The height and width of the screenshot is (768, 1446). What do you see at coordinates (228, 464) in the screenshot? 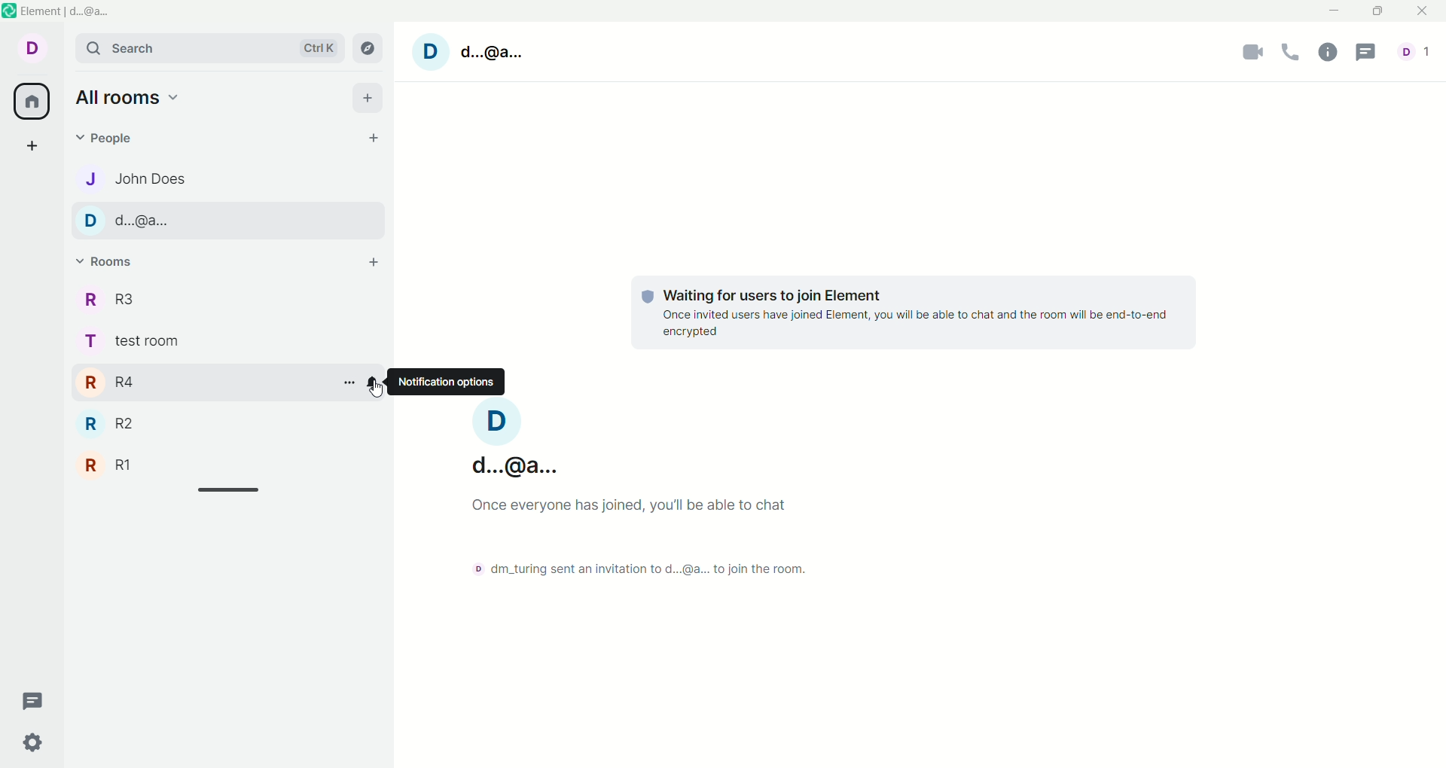
I see `R1 room` at bounding box center [228, 464].